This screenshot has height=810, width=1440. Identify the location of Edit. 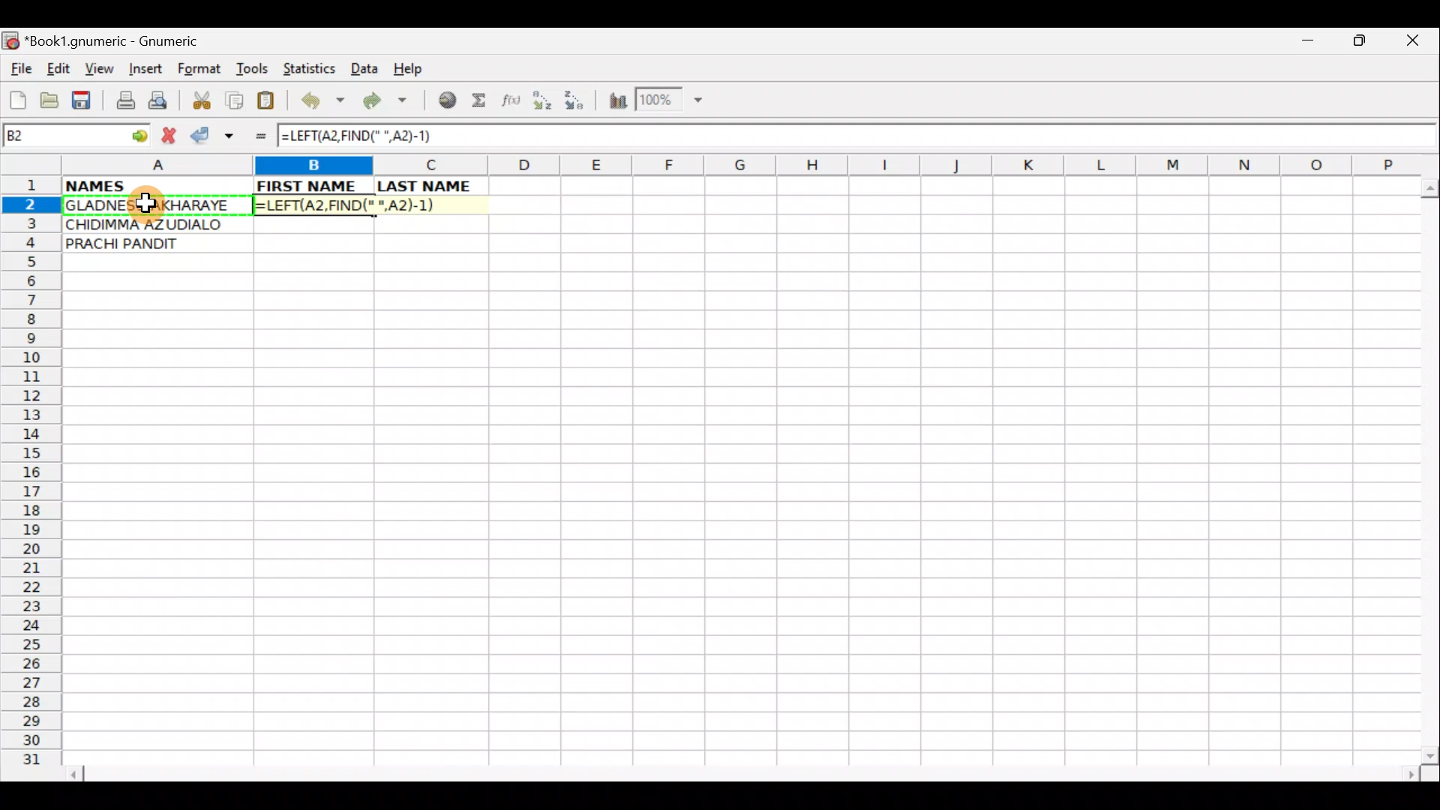
(58, 68).